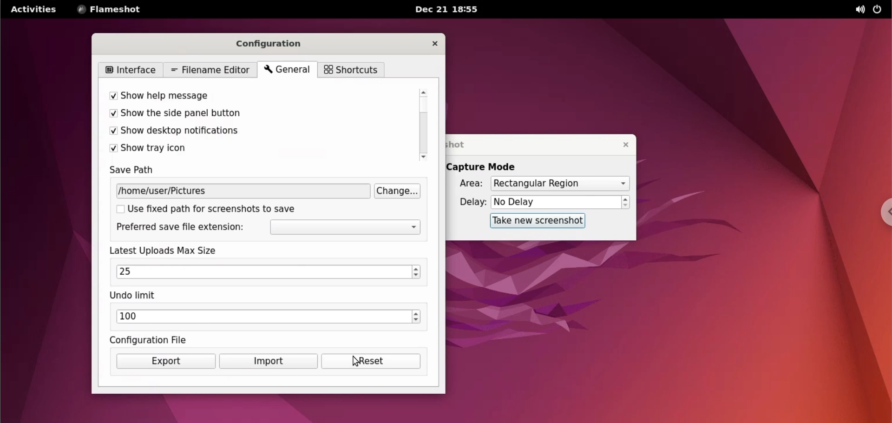 This screenshot has width=892, height=423. What do you see at coordinates (355, 362) in the screenshot?
I see `cursor ` at bounding box center [355, 362].